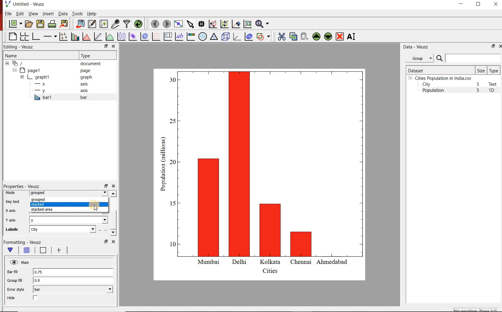  What do you see at coordinates (73, 290) in the screenshot?
I see `bar` at bounding box center [73, 290].